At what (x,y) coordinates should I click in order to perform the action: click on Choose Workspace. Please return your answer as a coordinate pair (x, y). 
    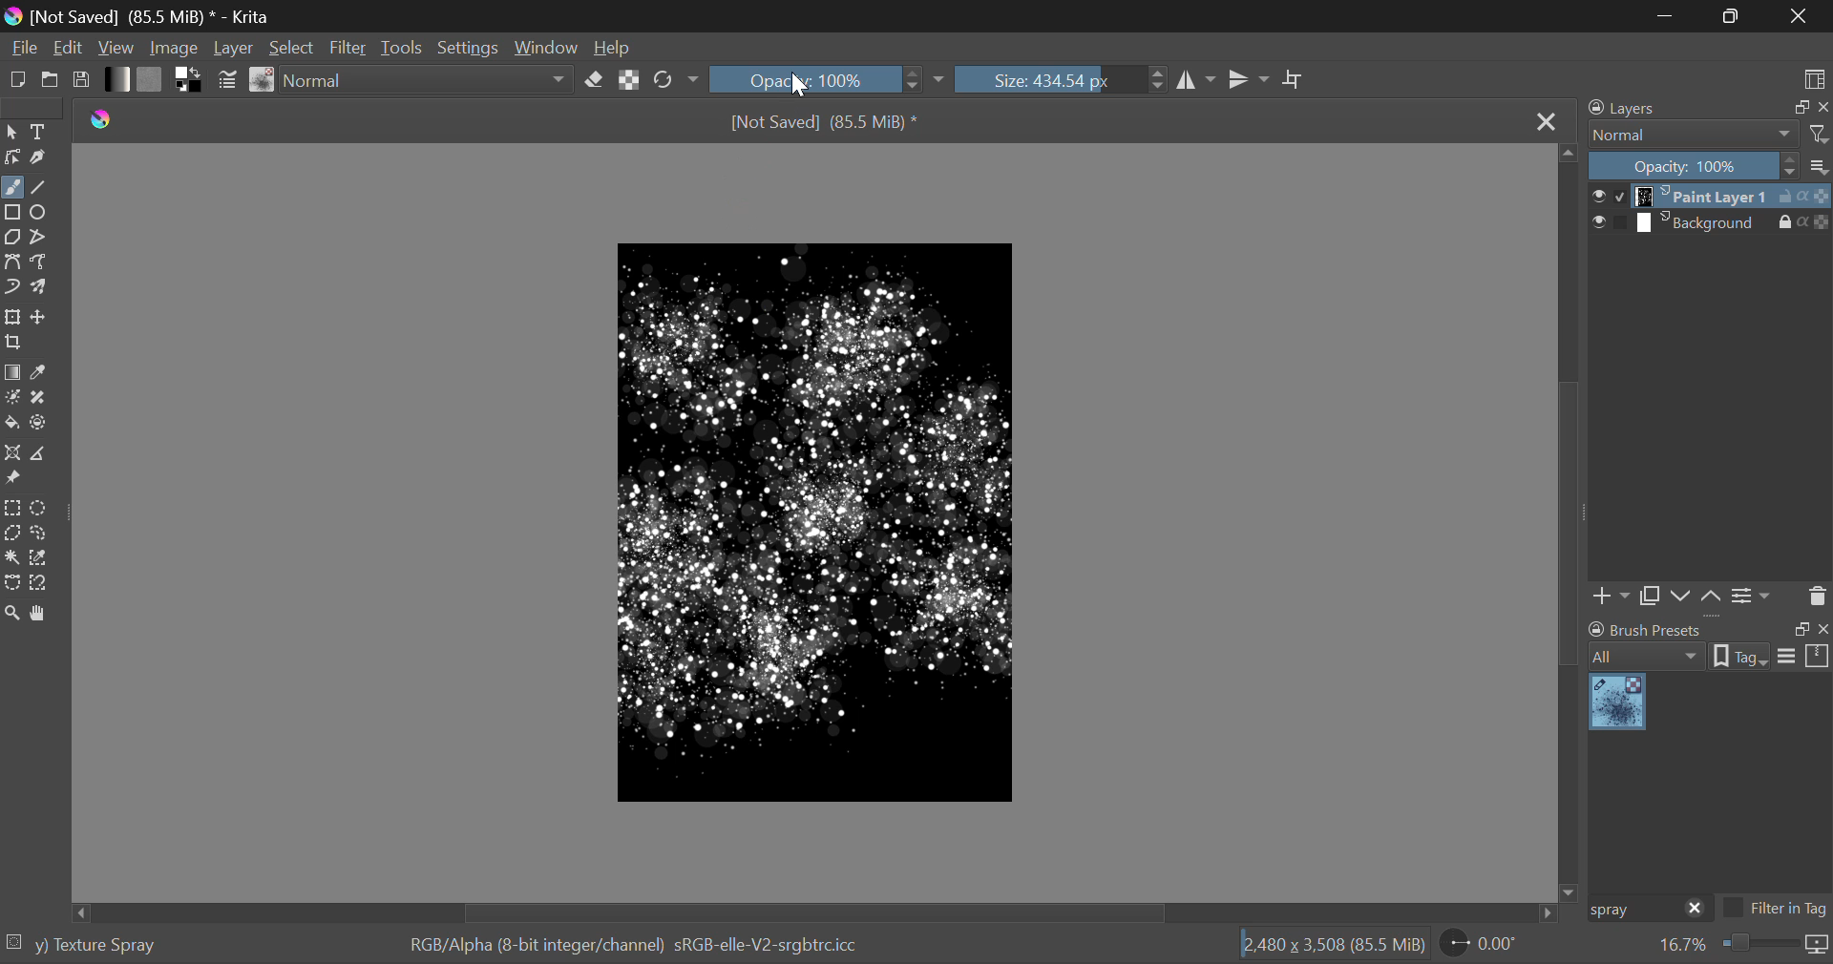
    Looking at the image, I should click on (1814, 78).